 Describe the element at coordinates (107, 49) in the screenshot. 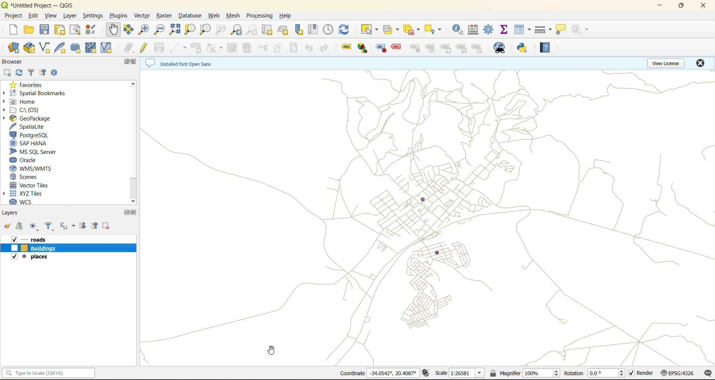

I see `new virtual layer` at that location.